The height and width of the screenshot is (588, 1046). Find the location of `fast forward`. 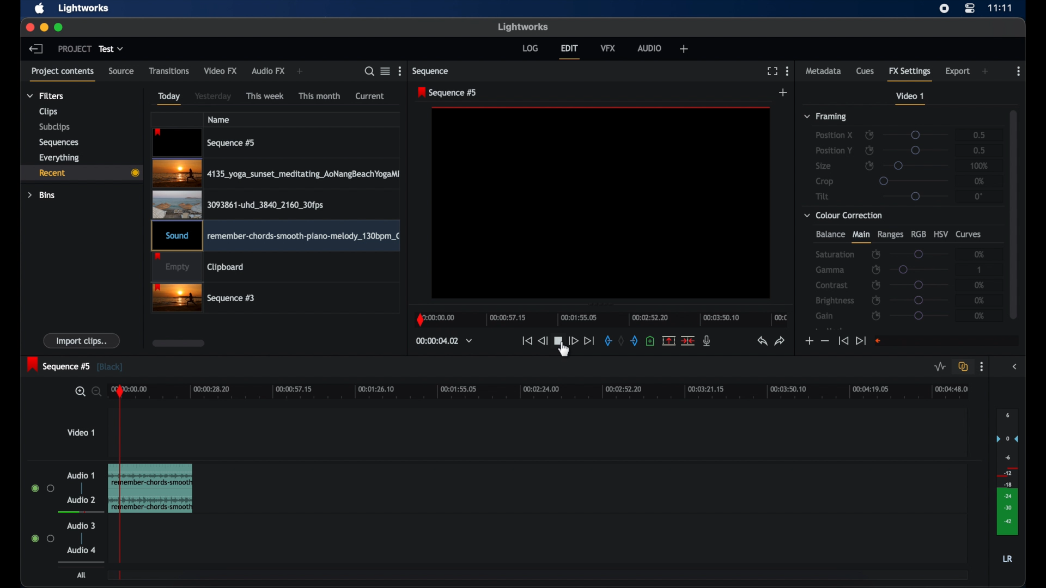

fast forward is located at coordinates (573, 341).